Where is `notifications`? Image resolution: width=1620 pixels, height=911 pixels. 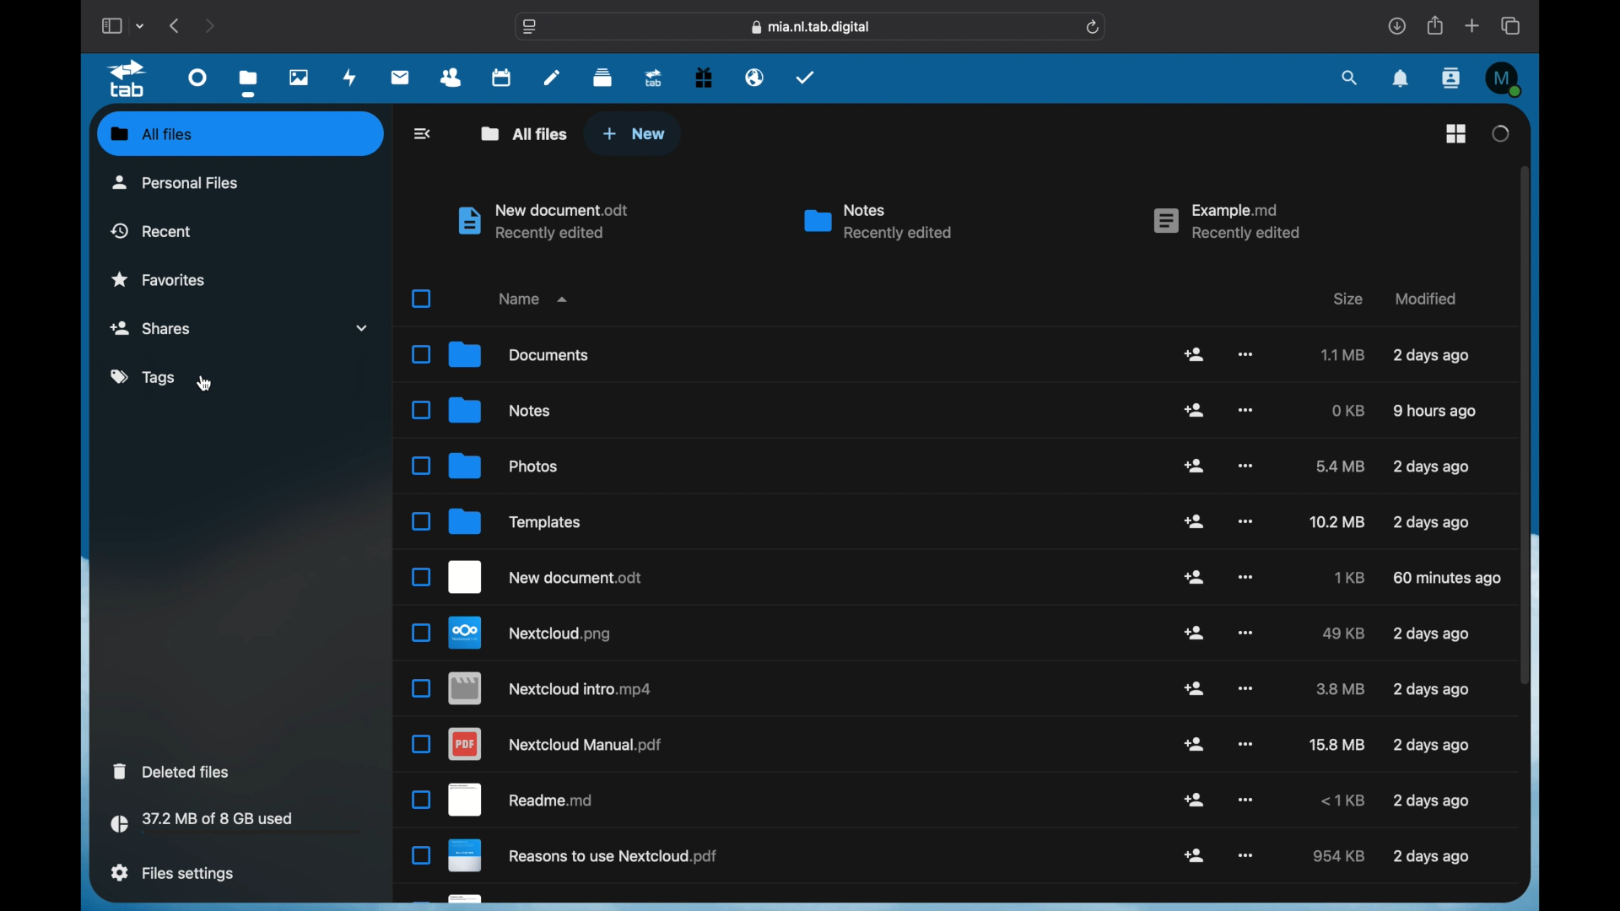
notifications is located at coordinates (1402, 79).